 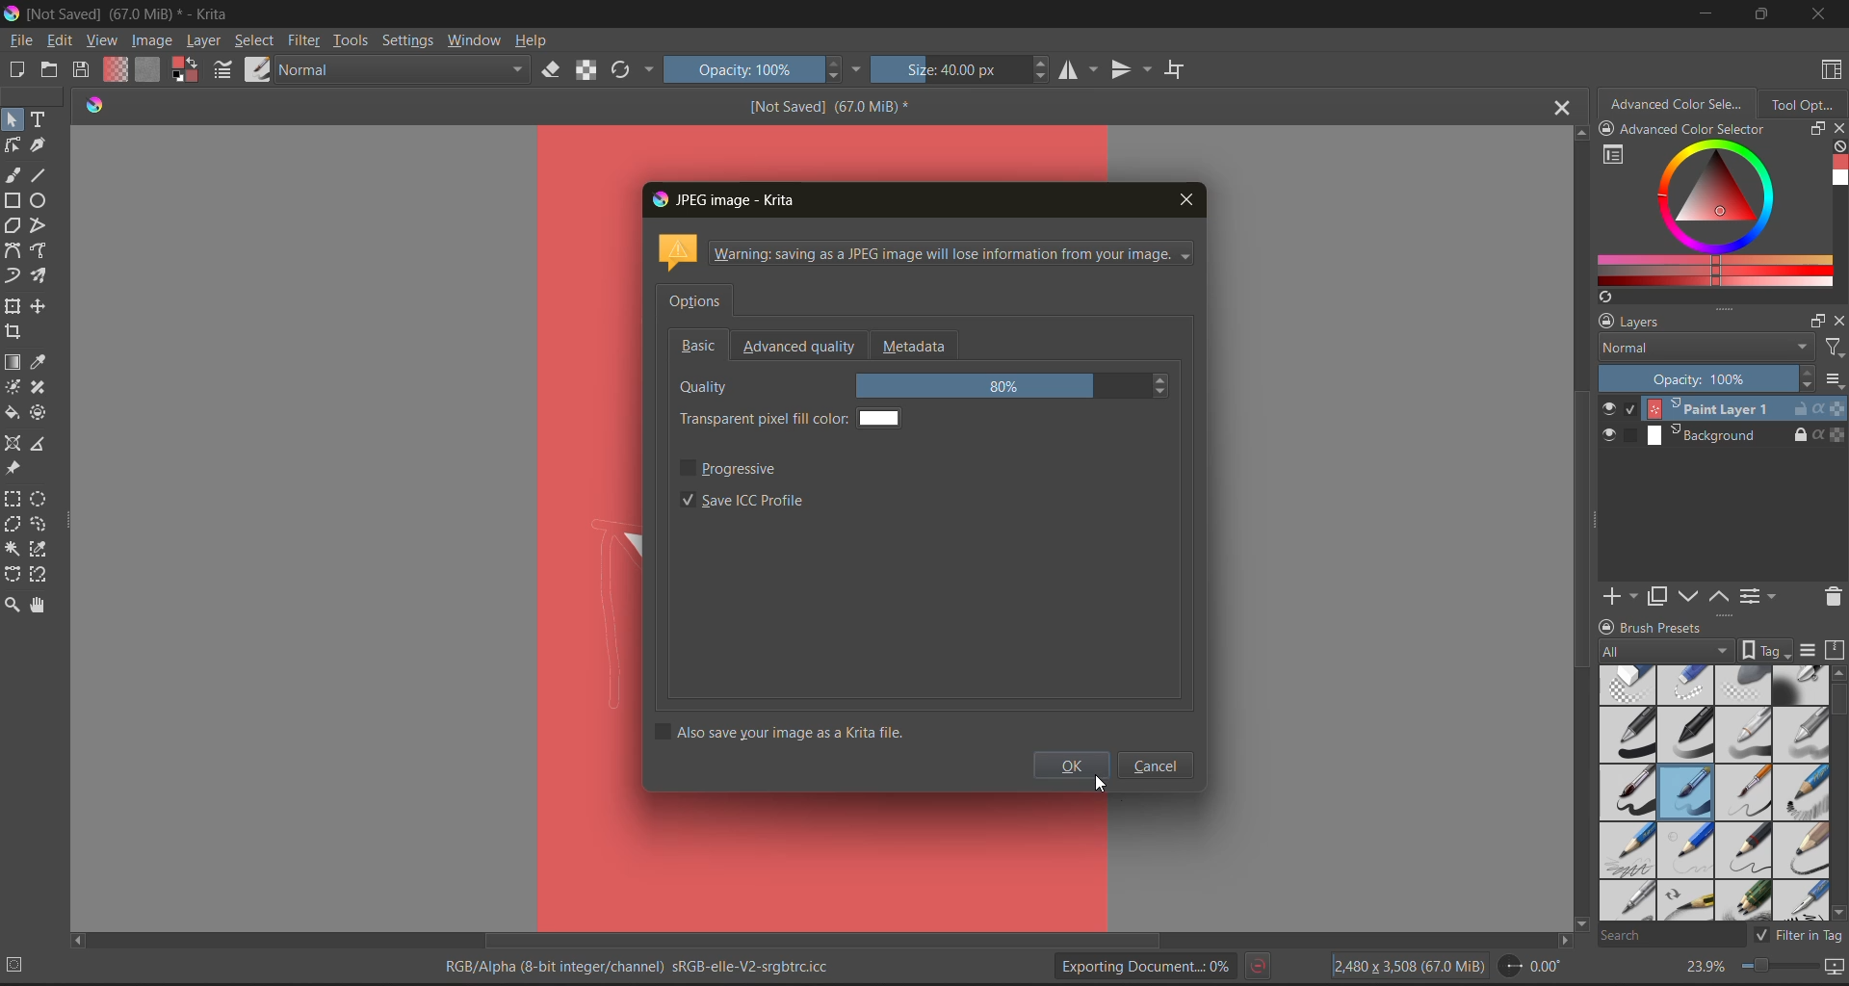 What do you see at coordinates (42, 120) in the screenshot?
I see `tools` at bounding box center [42, 120].